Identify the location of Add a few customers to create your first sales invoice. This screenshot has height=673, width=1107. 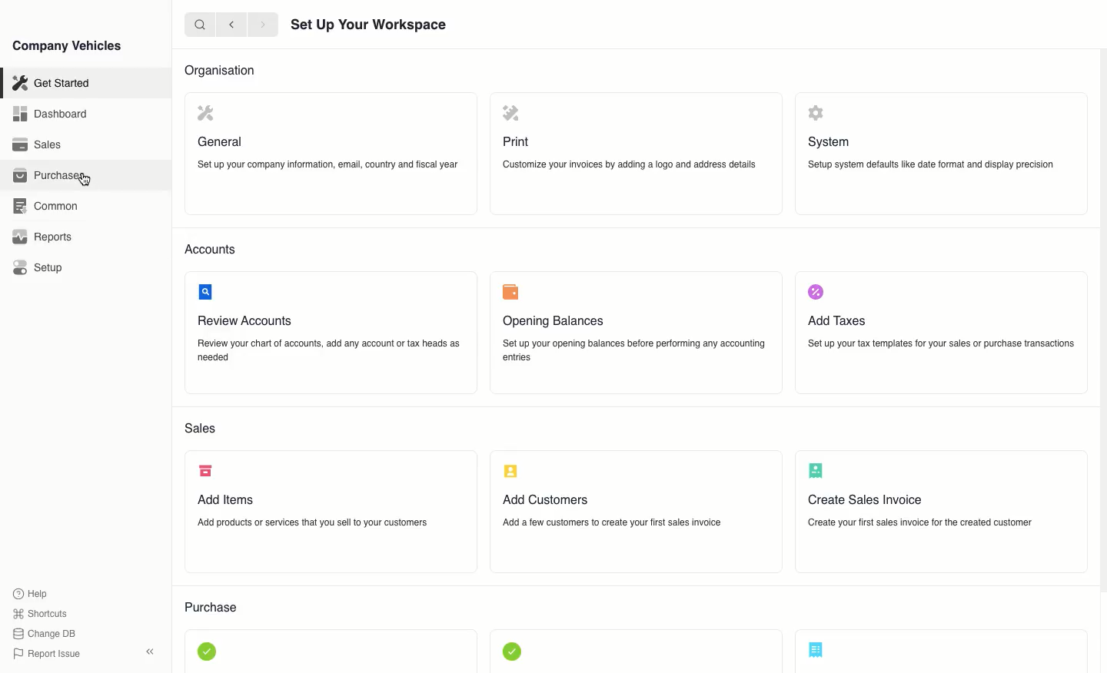
(611, 521).